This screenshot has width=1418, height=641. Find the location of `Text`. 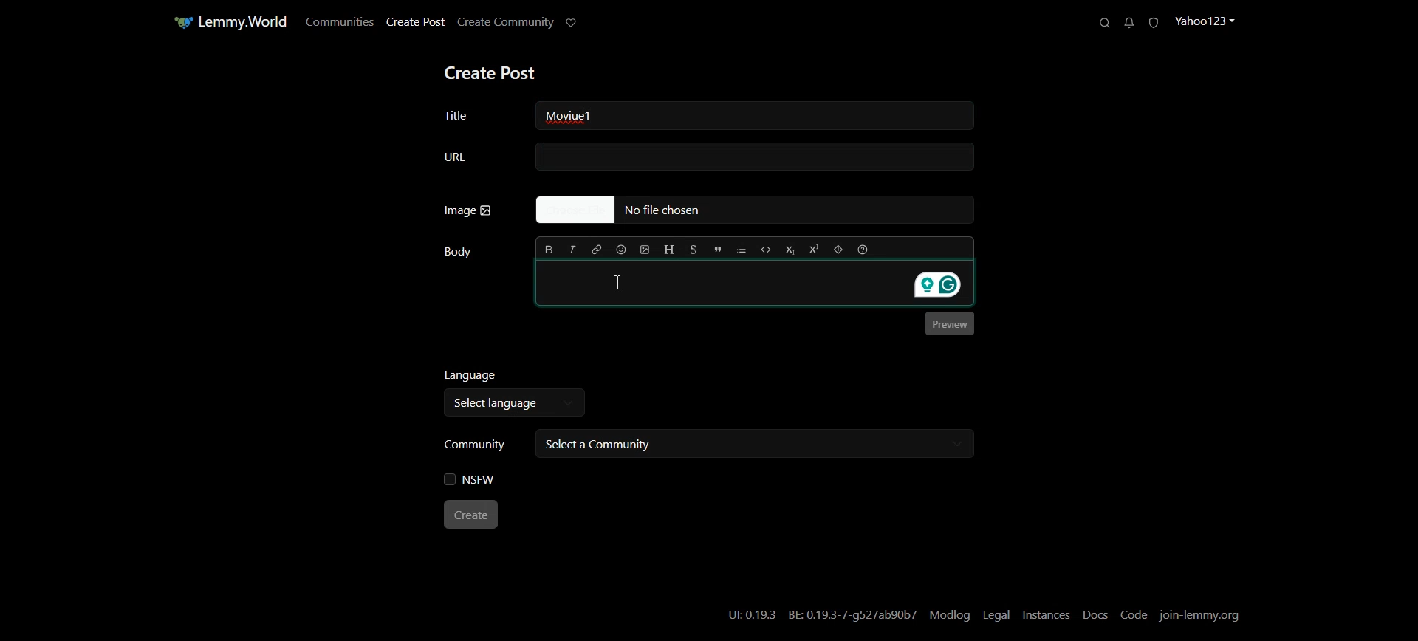

Text is located at coordinates (586, 115).